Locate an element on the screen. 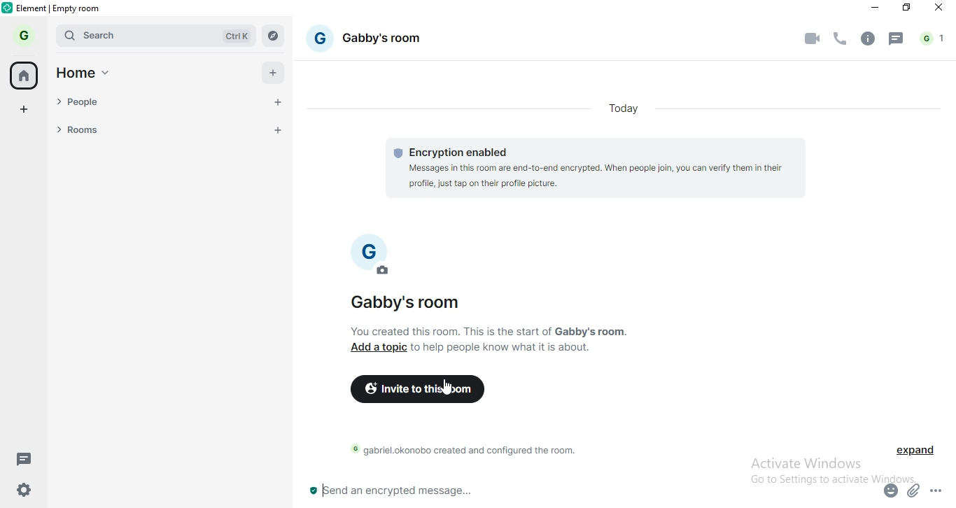 This screenshot has height=508, width=956. add space is located at coordinates (25, 107).